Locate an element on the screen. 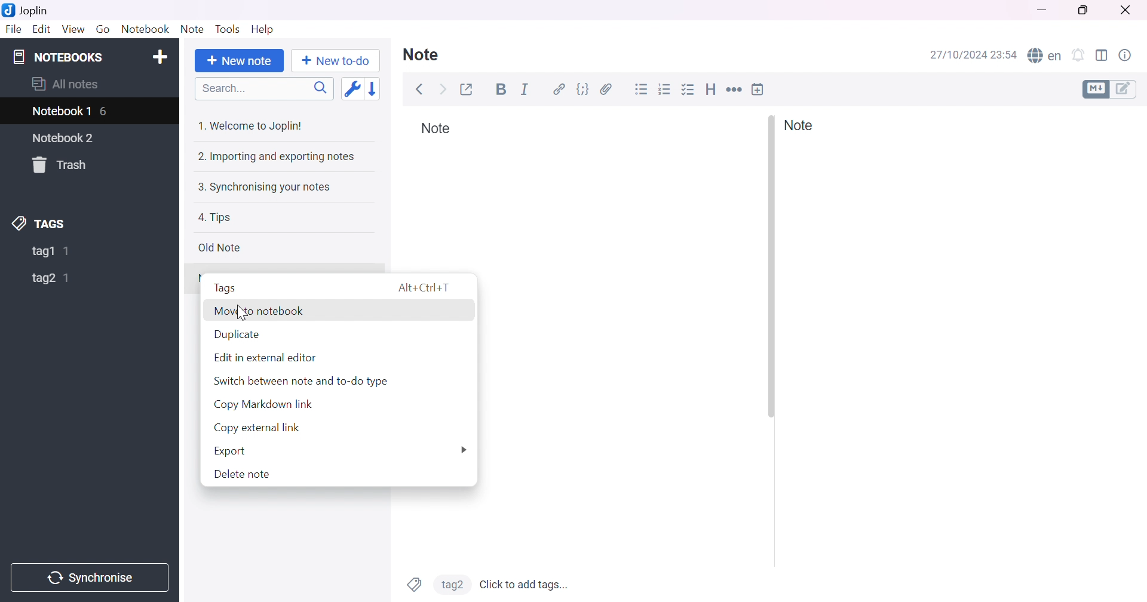  Restore down is located at coordinates (1084, 11).